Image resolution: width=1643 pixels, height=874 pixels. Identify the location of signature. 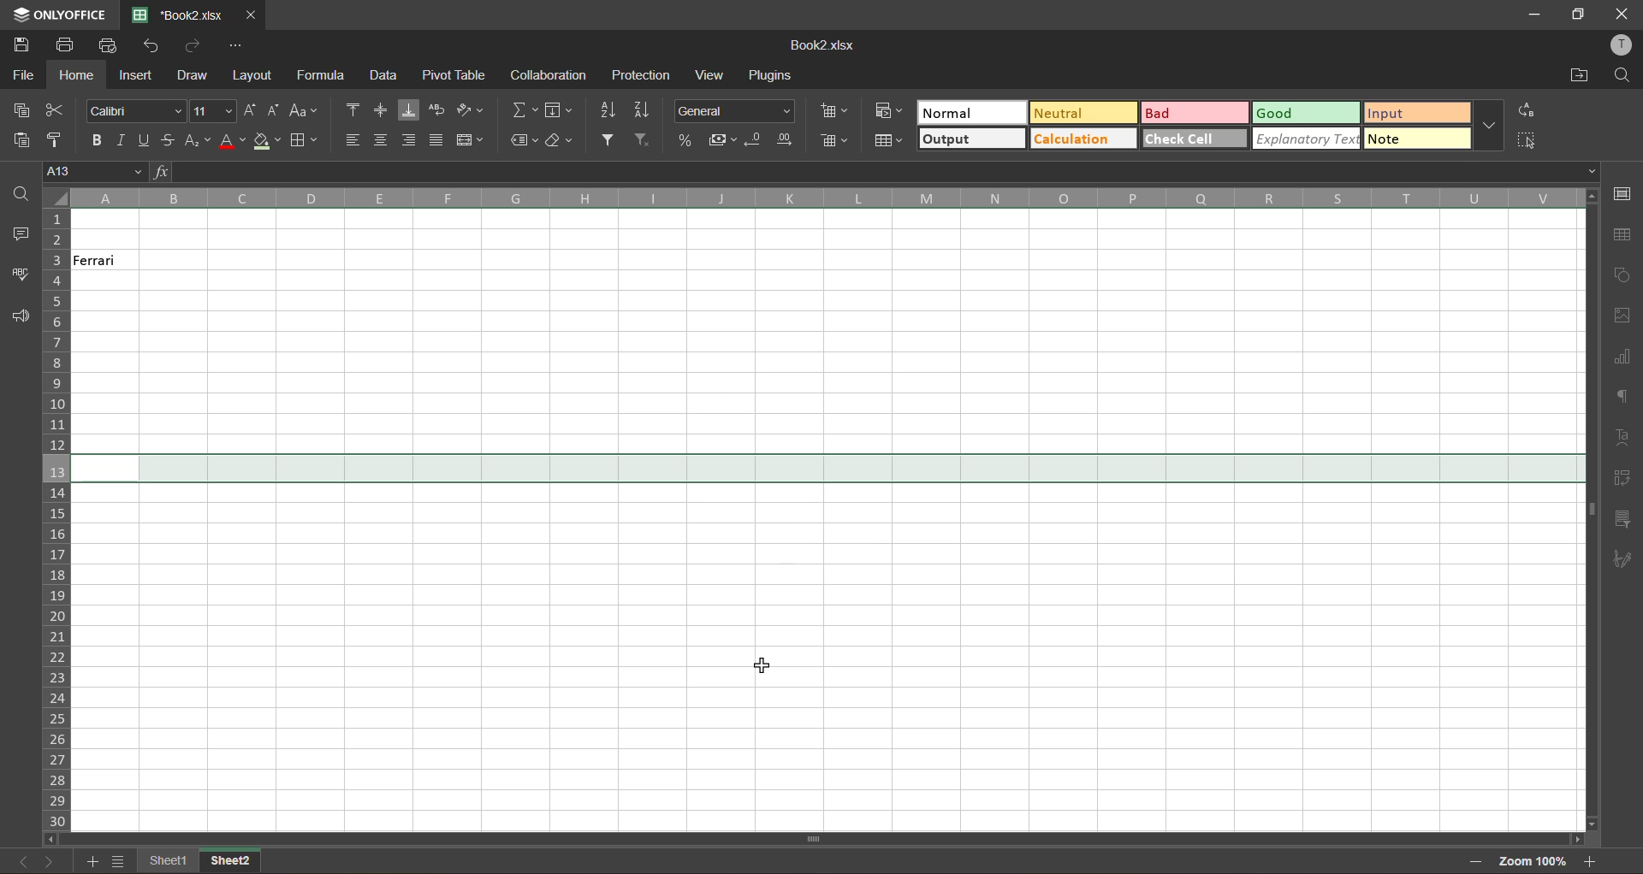
(1622, 558).